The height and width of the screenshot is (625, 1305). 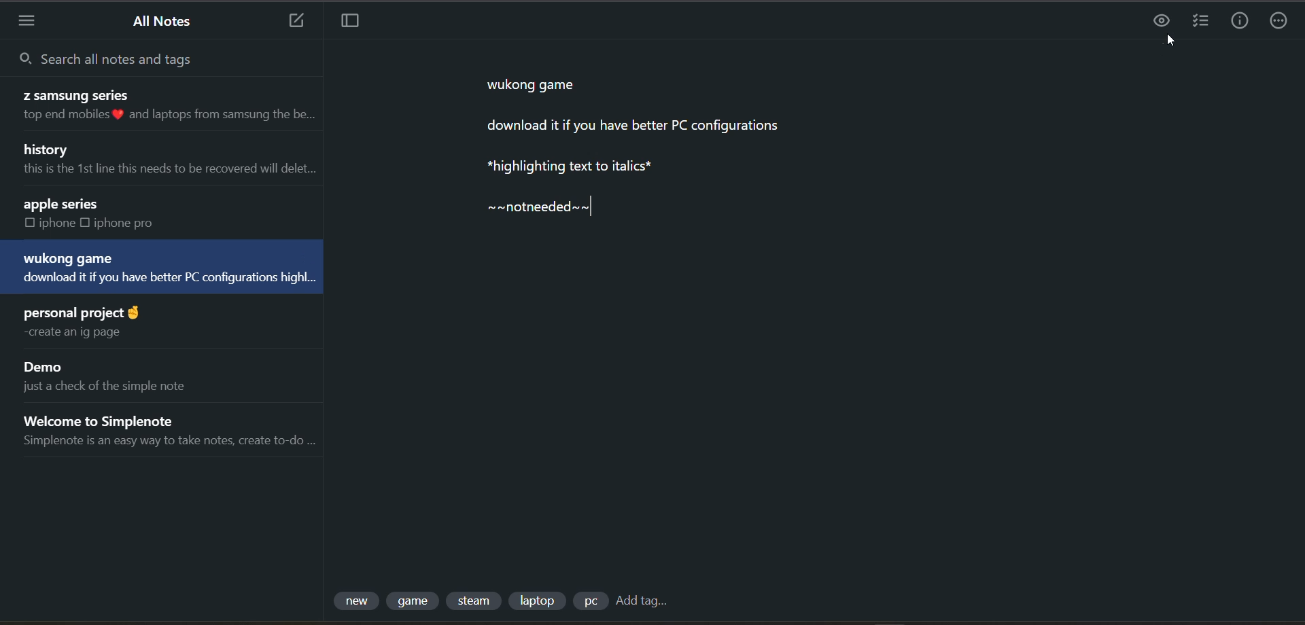 What do you see at coordinates (28, 20) in the screenshot?
I see `menu` at bounding box center [28, 20].